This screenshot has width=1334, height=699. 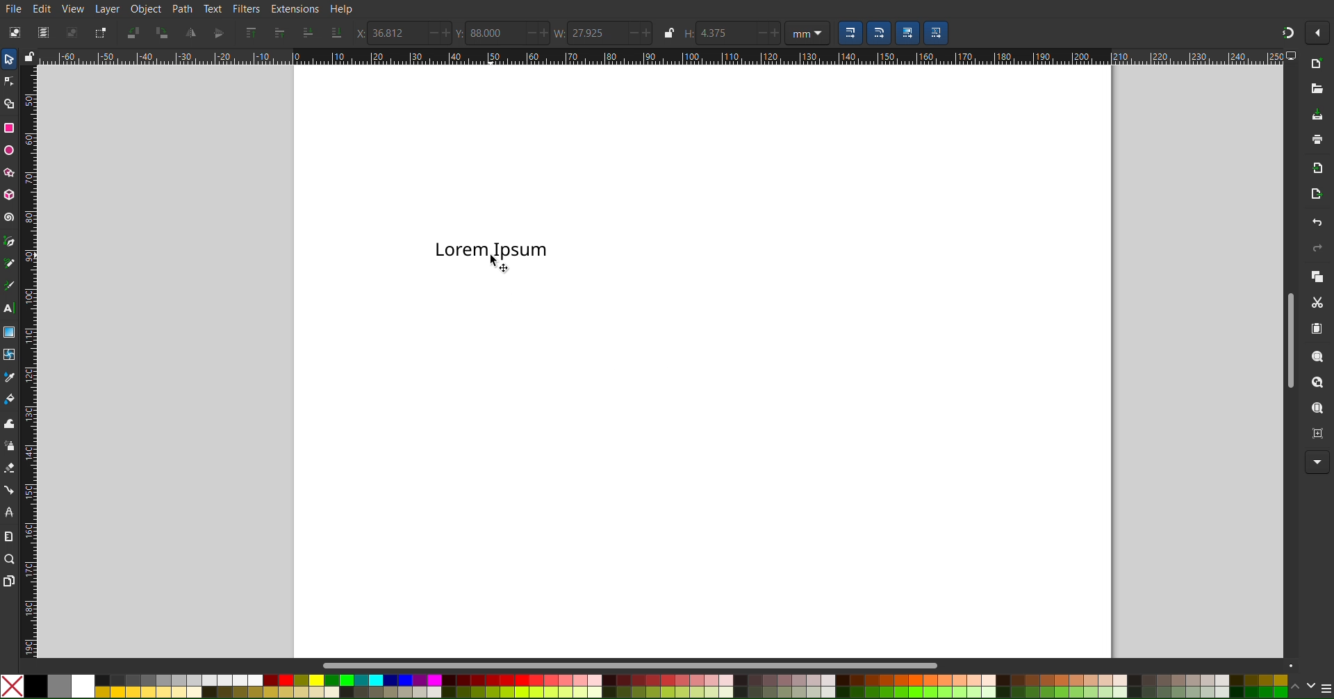 I want to click on lock, so click(x=29, y=55).